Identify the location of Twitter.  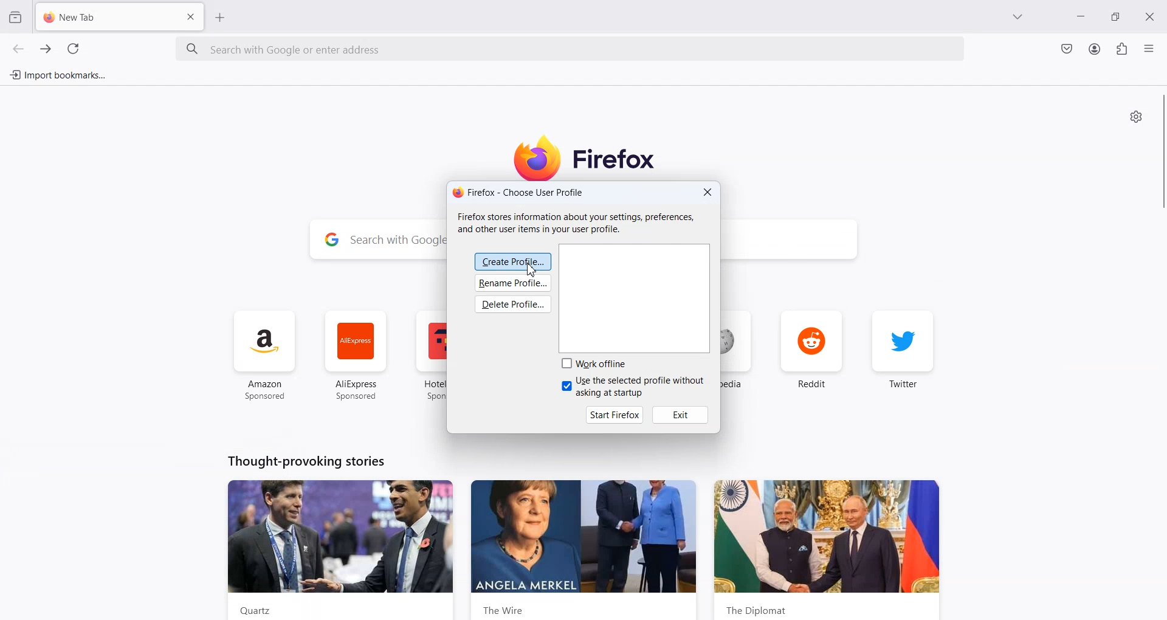
(903, 356).